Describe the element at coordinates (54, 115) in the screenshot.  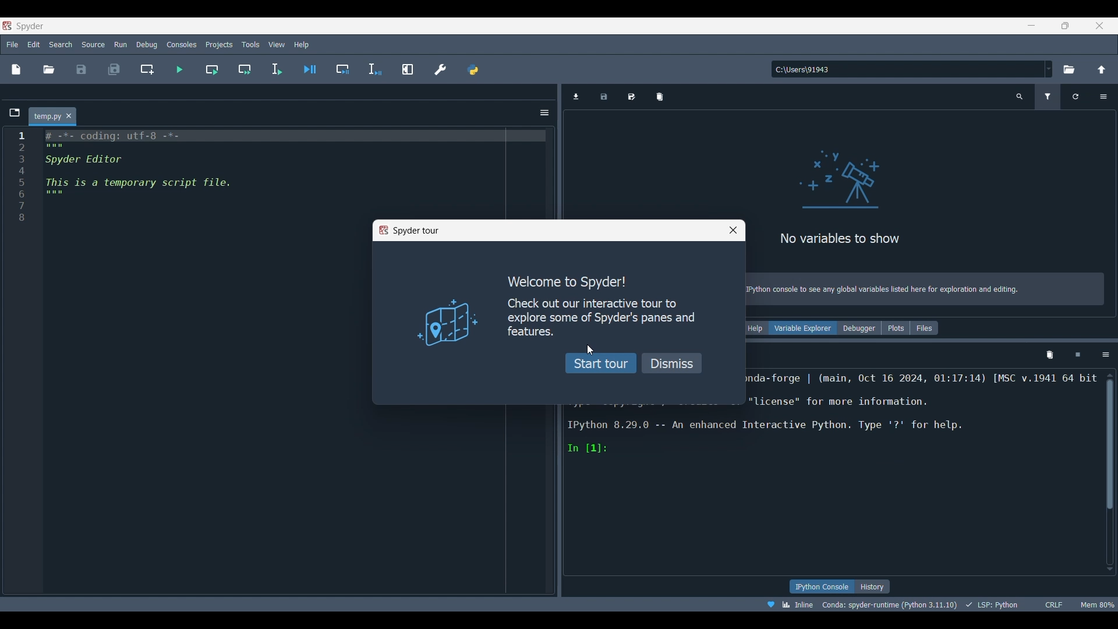
I see `temp.py tabs` at that location.